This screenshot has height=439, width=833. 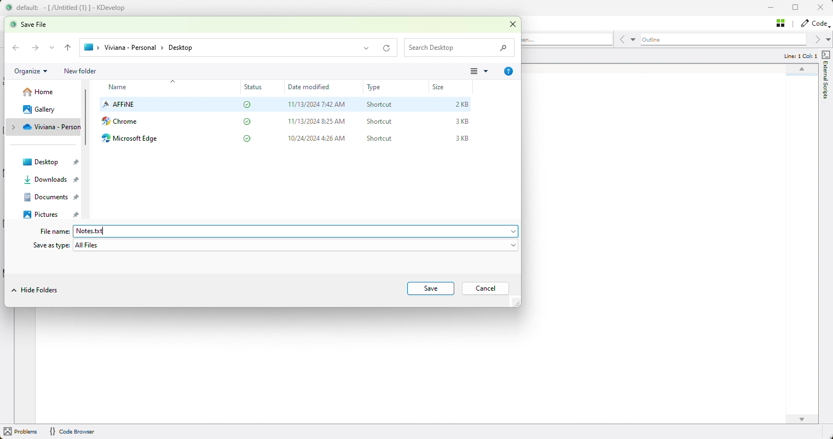 What do you see at coordinates (52, 213) in the screenshot?
I see `pictures` at bounding box center [52, 213].